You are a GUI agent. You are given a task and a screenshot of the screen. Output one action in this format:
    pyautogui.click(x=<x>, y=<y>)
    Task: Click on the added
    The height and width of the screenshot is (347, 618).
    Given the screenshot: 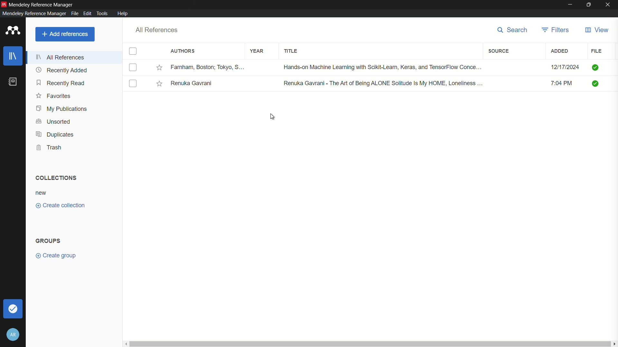 What is the action you would take?
    pyautogui.click(x=560, y=51)
    